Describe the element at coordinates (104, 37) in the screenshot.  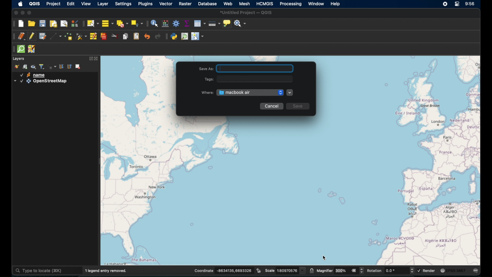
I see `delete selected` at that location.